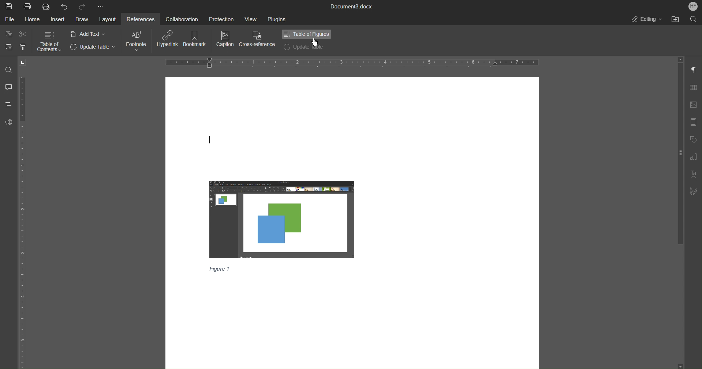 The width and height of the screenshot is (702, 369). Describe the element at coordinates (89, 34) in the screenshot. I see `Add Text` at that location.